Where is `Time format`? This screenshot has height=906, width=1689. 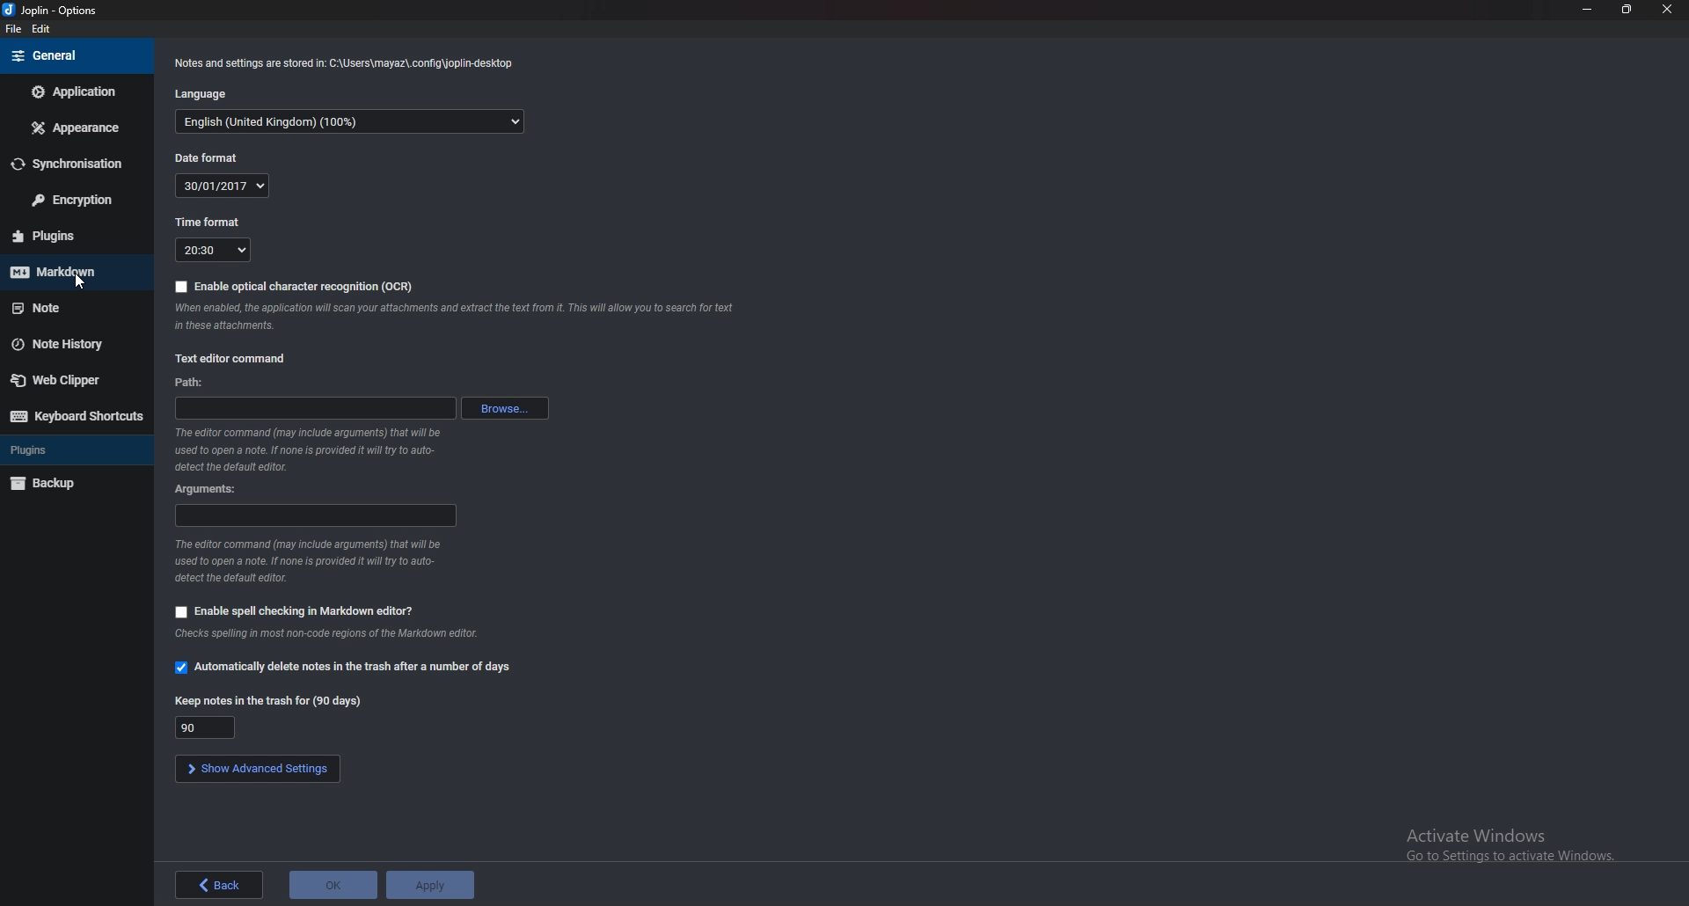
Time format is located at coordinates (215, 222).